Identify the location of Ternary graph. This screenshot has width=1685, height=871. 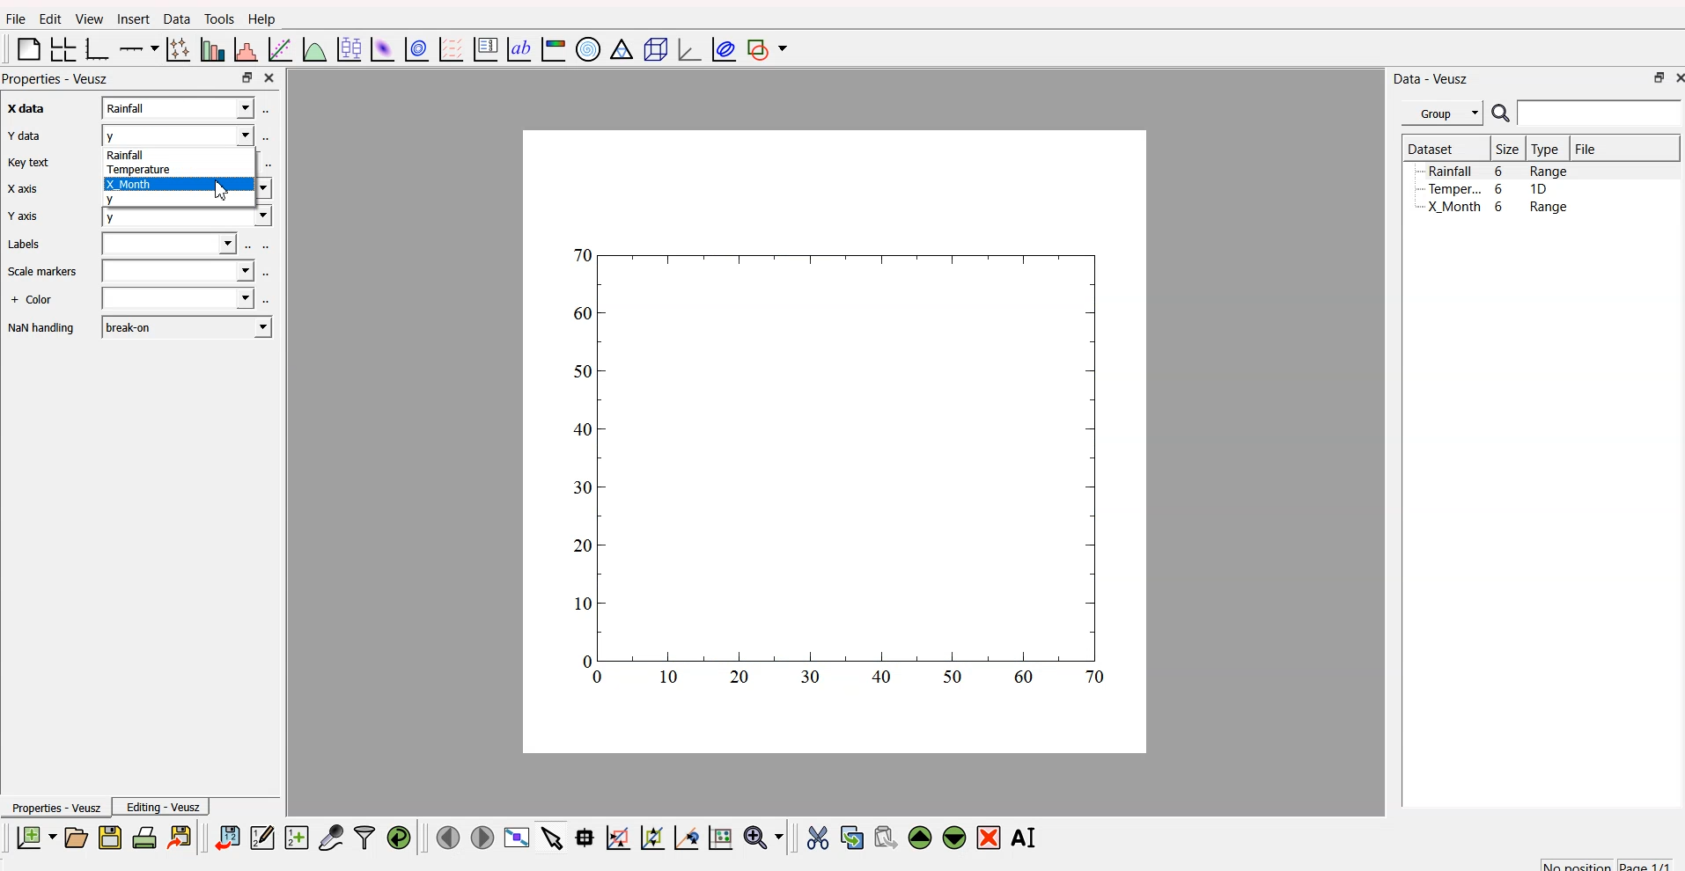
(618, 50).